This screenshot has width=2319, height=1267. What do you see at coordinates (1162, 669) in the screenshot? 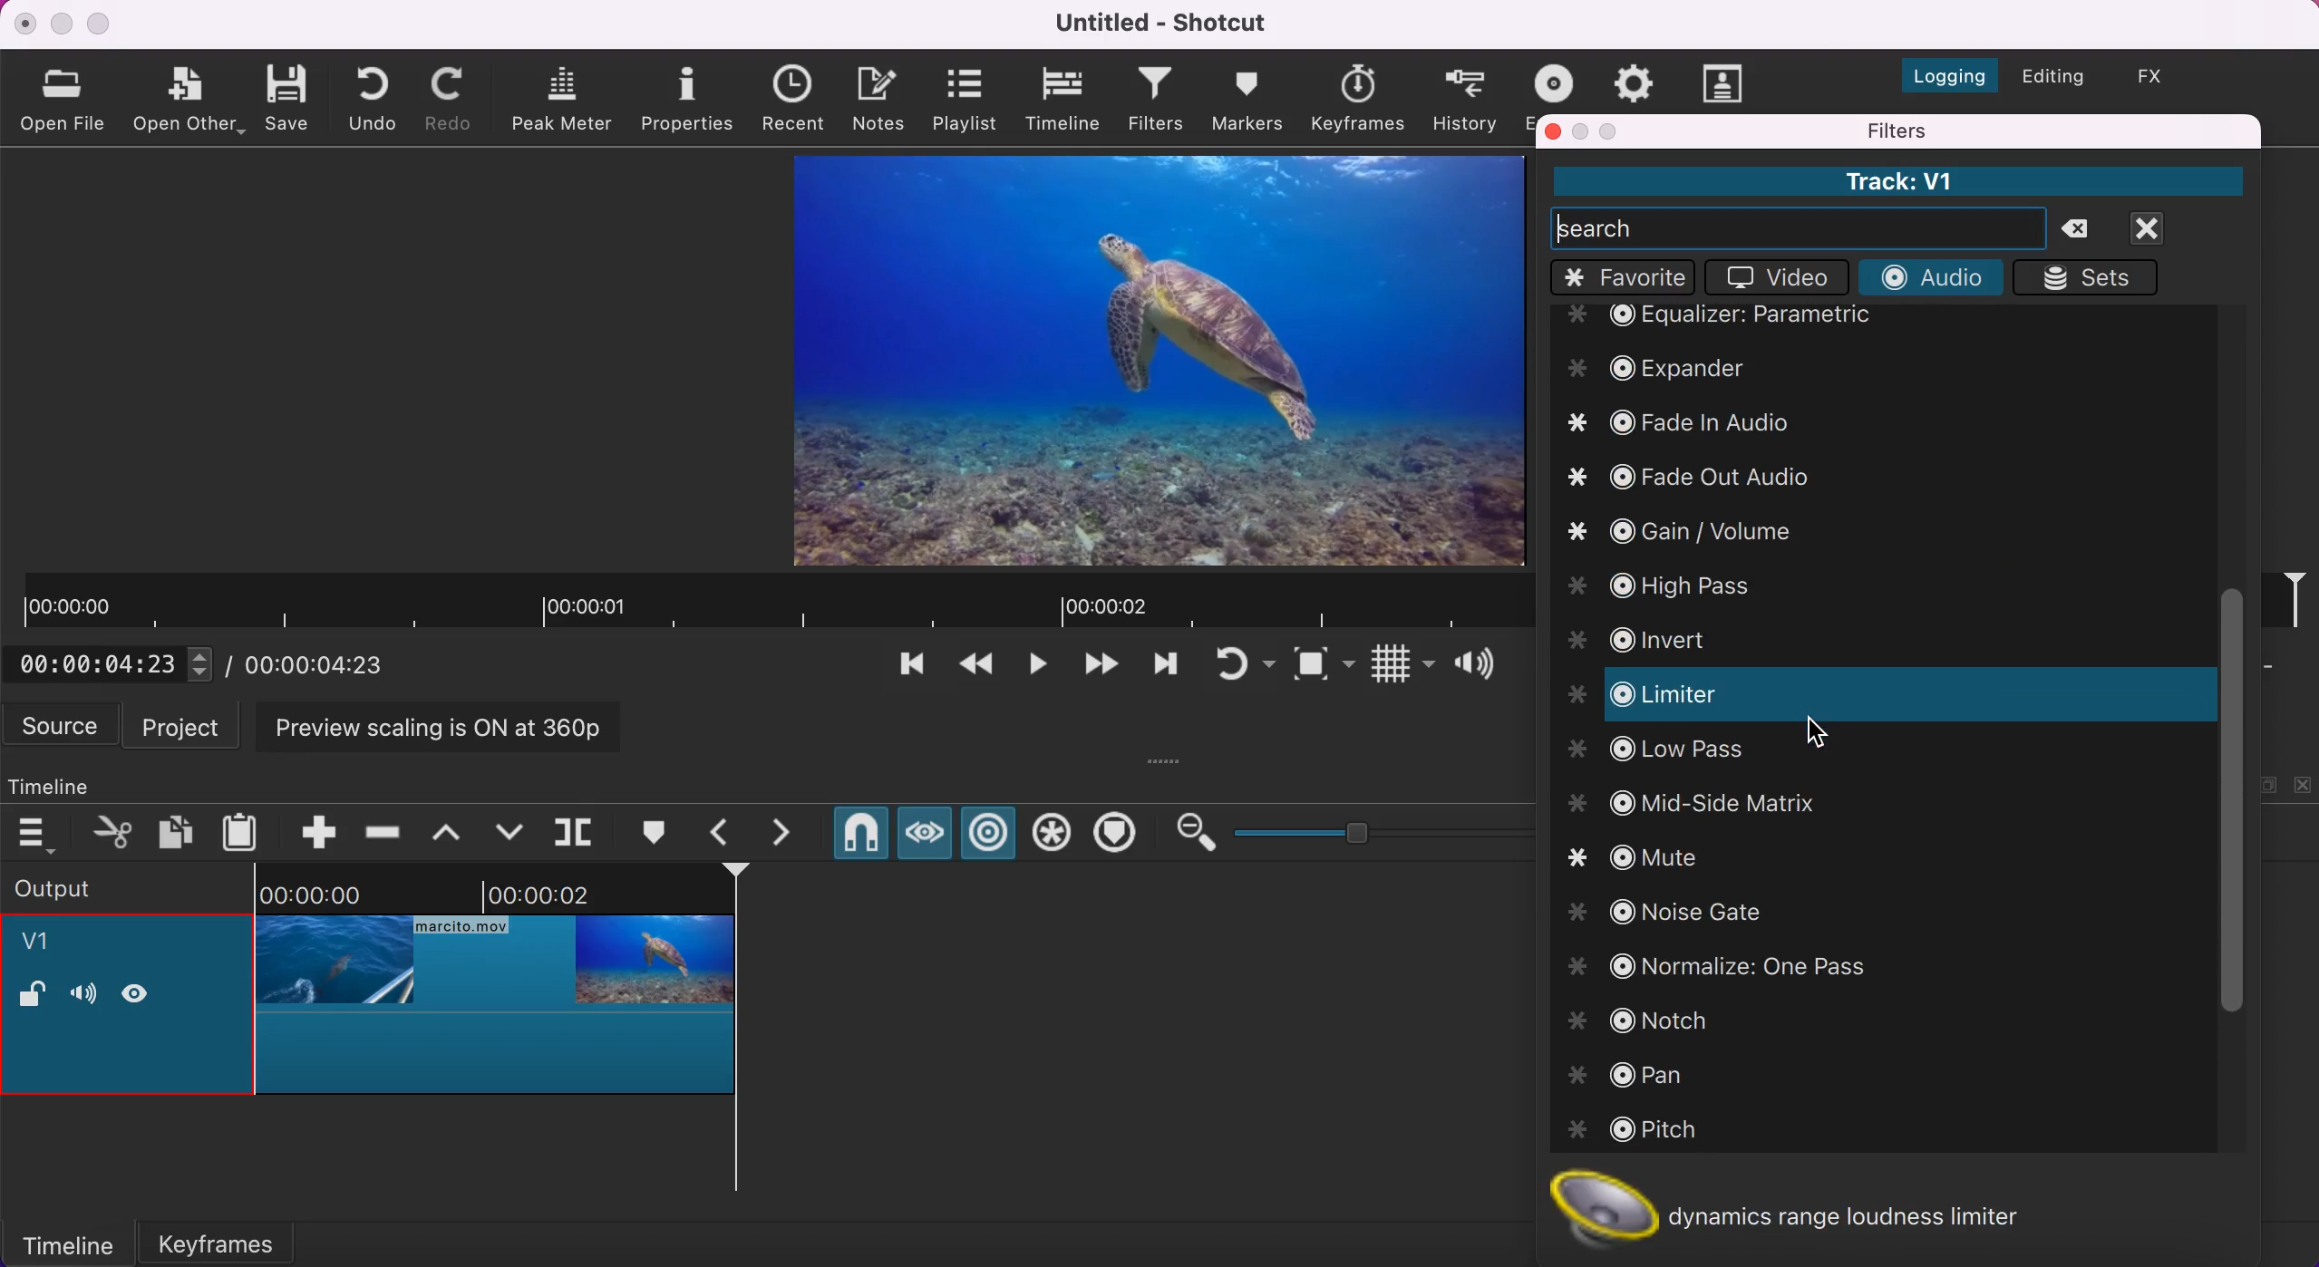
I see `play quickly forwards` at bounding box center [1162, 669].